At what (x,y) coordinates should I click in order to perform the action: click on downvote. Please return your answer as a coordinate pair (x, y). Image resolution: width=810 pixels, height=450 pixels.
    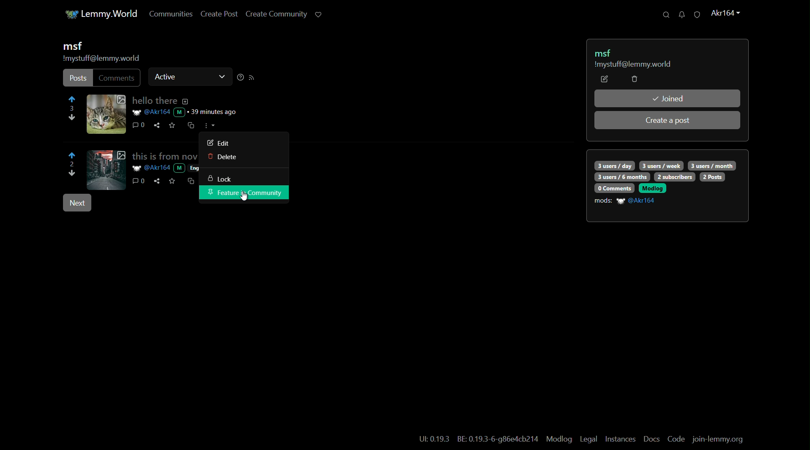
    Looking at the image, I should click on (71, 119).